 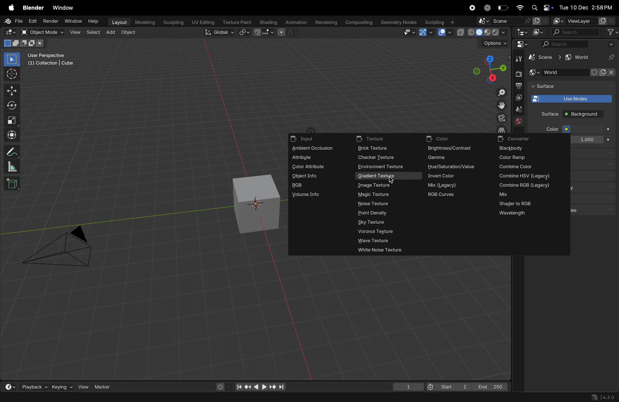 What do you see at coordinates (450, 158) in the screenshot?
I see `Gamma` at bounding box center [450, 158].